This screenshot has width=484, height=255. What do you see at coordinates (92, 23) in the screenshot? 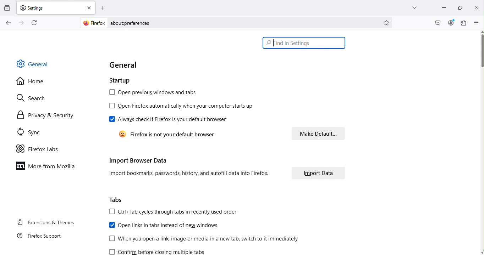
I see `firefox logo` at bounding box center [92, 23].